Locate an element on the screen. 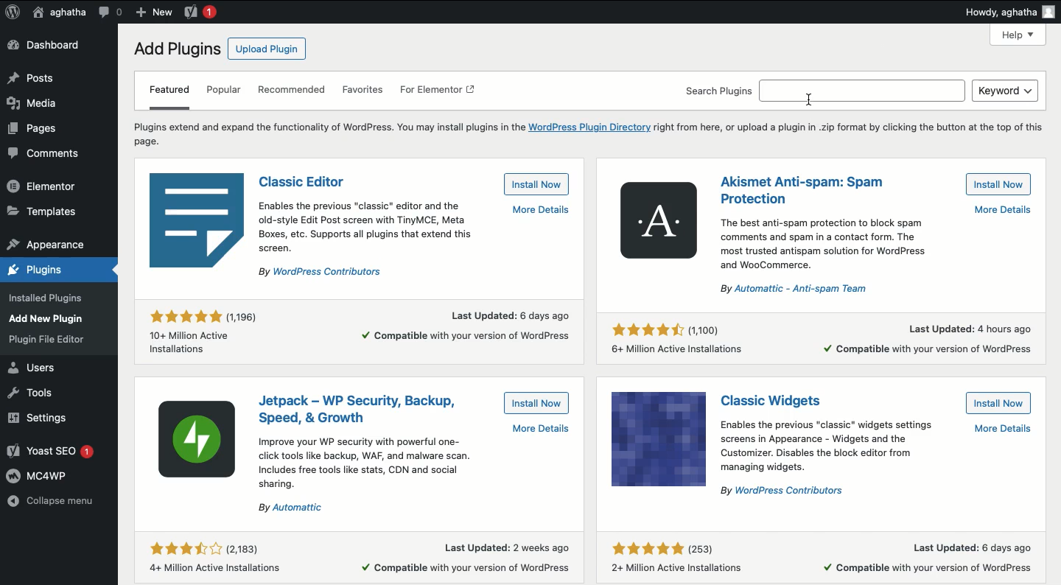 This screenshot has height=585, width=1061. Upload plugin is located at coordinates (265, 49).